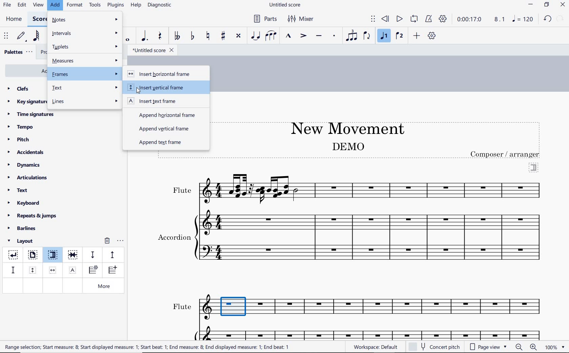  I want to click on insert horizontal, so click(53, 270).